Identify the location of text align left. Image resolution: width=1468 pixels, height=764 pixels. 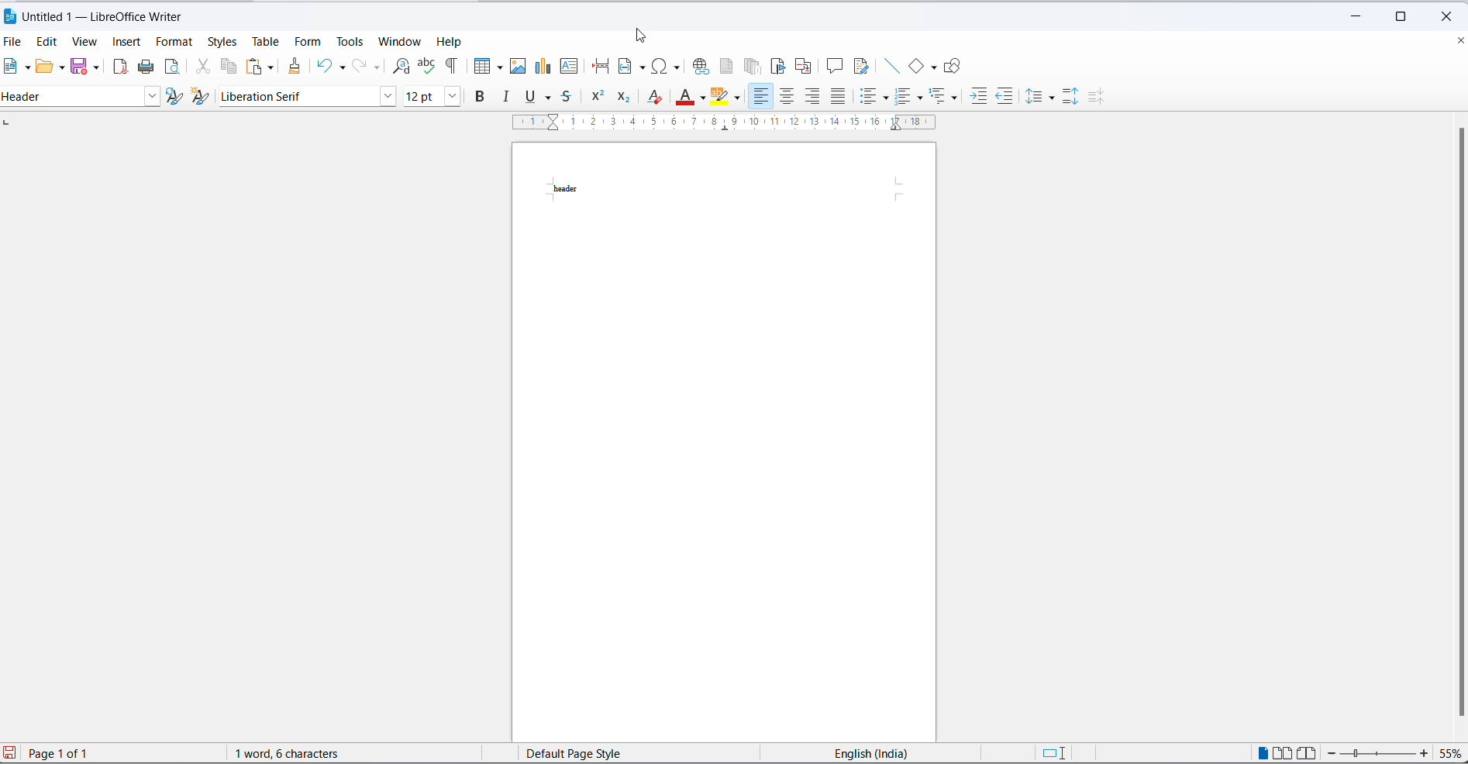
(812, 96).